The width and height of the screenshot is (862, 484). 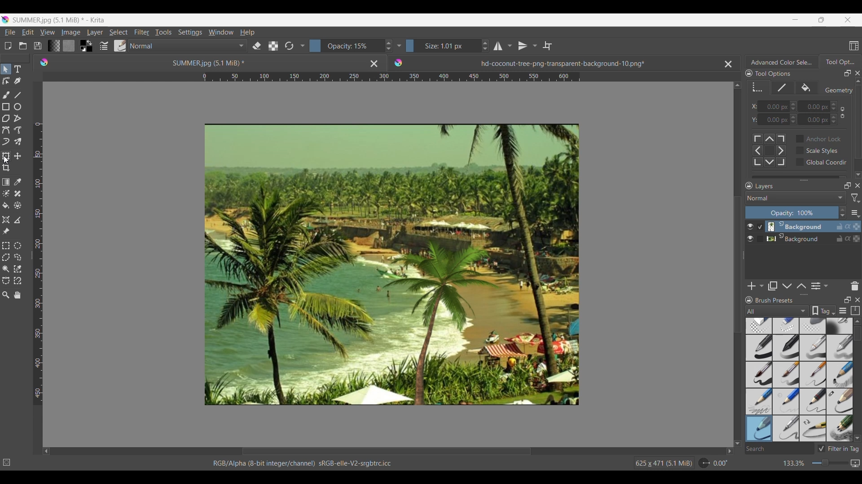 I want to click on Lock Brush Presets panel, so click(x=749, y=300).